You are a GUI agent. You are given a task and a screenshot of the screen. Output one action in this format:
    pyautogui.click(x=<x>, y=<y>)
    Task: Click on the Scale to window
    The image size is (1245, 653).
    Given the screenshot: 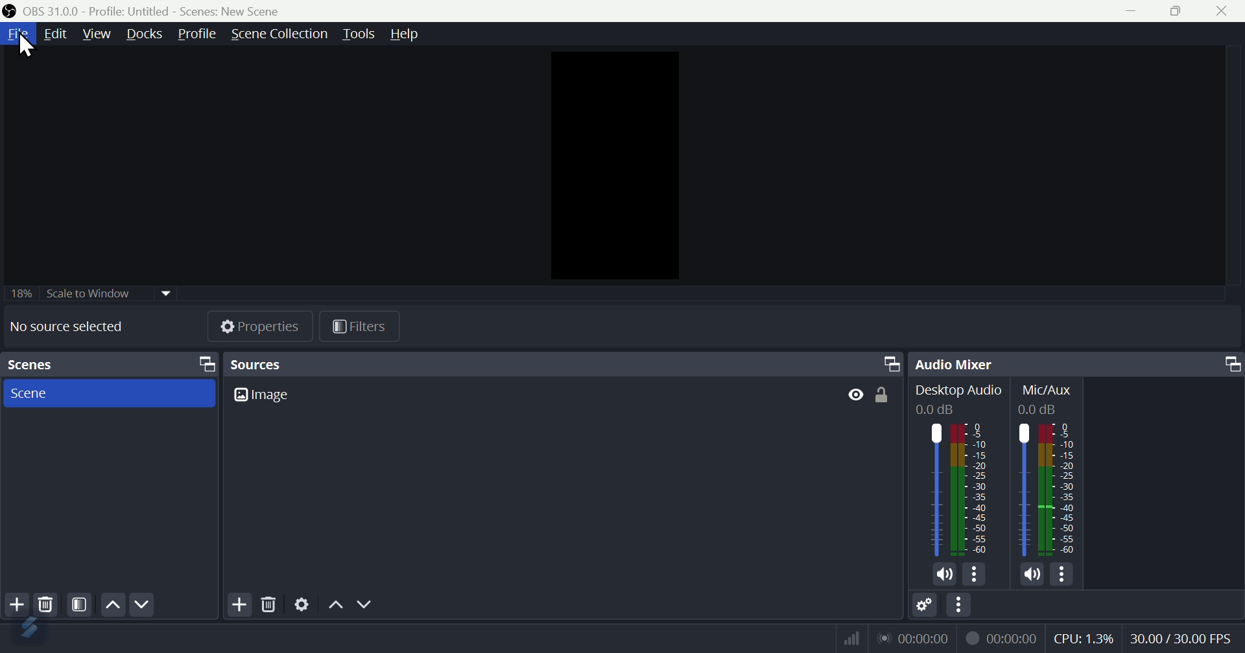 What is the action you would take?
    pyautogui.click(x=89, y=293)
    